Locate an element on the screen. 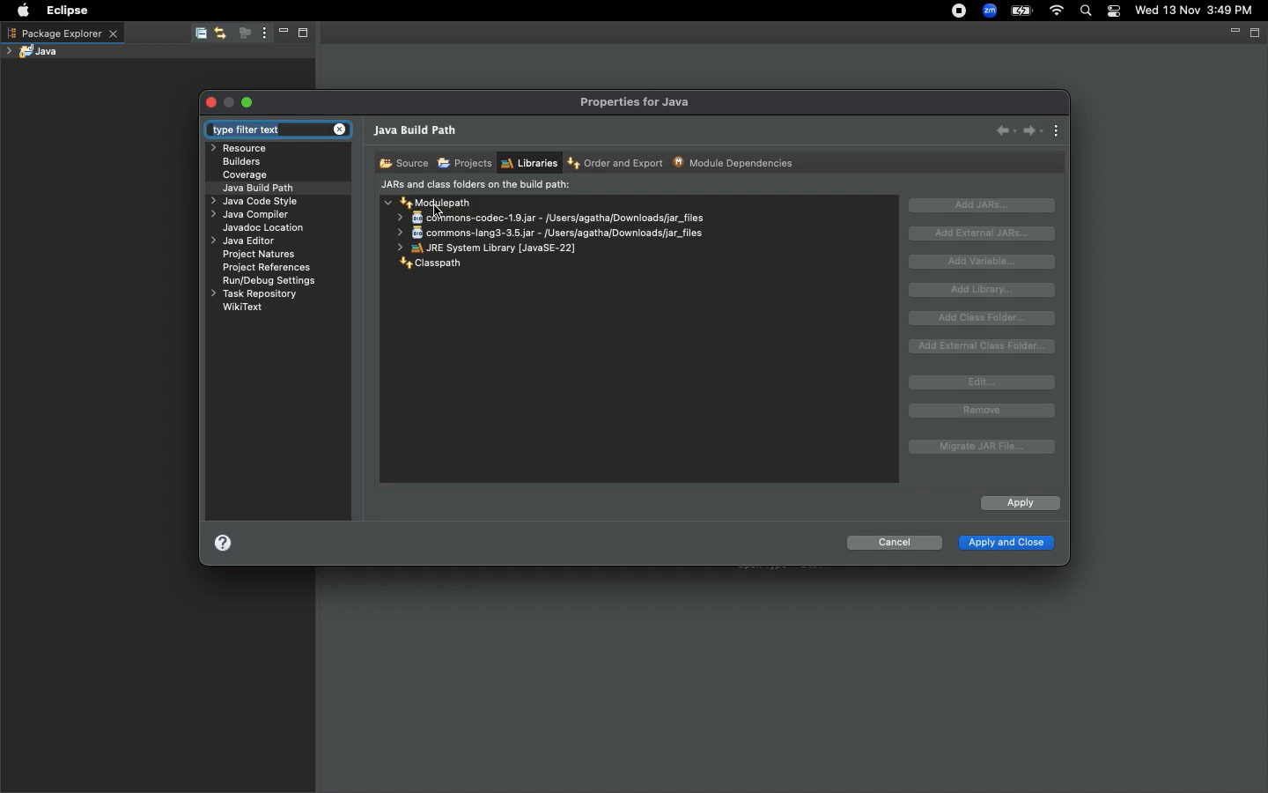  Forward is located at coordinates (1033, 130).